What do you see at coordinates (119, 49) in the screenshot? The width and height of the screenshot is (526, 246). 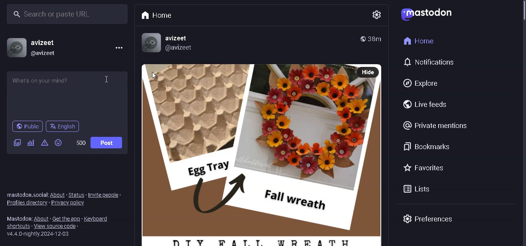 I see `menu` at bounding box center [119, 49].